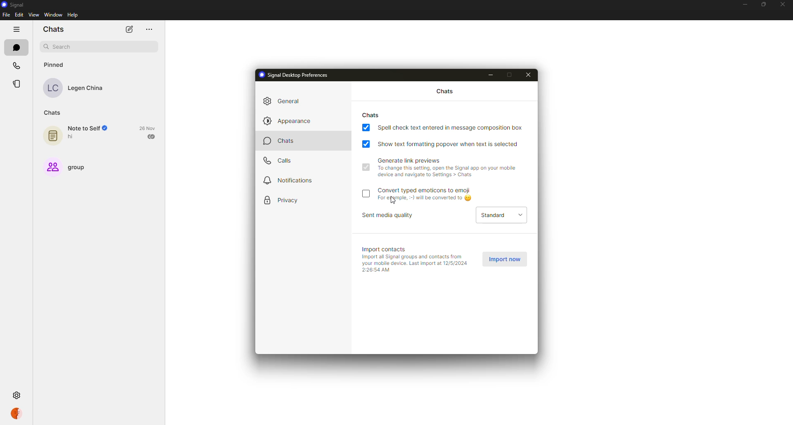  Describe the element at coordinates (150, 29) in the screenshot. I see `more` at that location.